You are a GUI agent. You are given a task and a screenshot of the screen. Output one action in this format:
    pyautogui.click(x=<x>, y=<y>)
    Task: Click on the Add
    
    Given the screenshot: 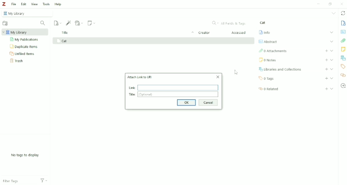 What is the action you would take?
    pyautogui.click(x=326, y=60)
    